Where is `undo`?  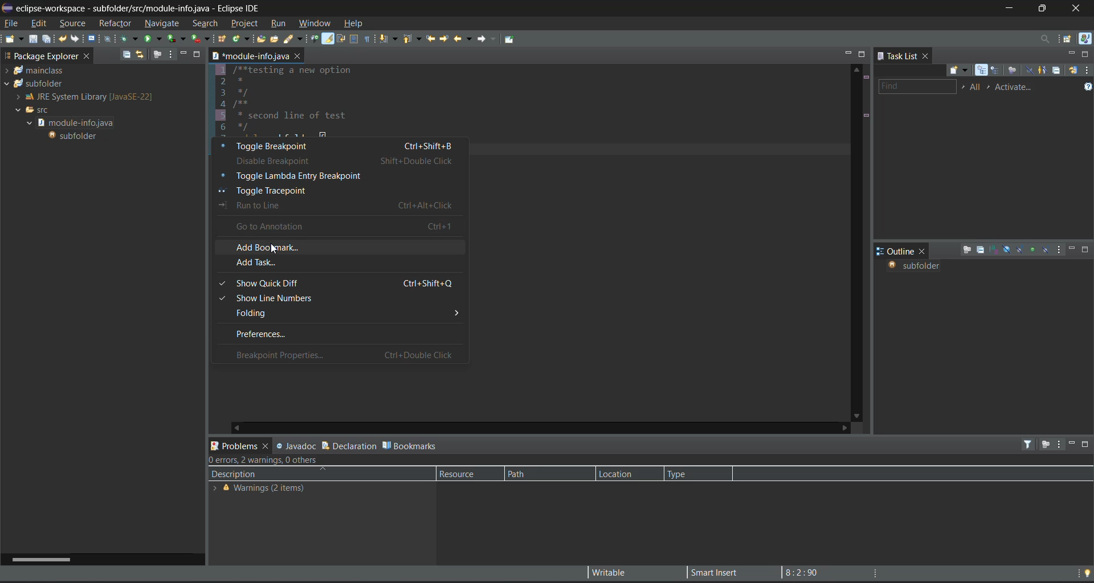
undo is located at coordinates (63, 39).